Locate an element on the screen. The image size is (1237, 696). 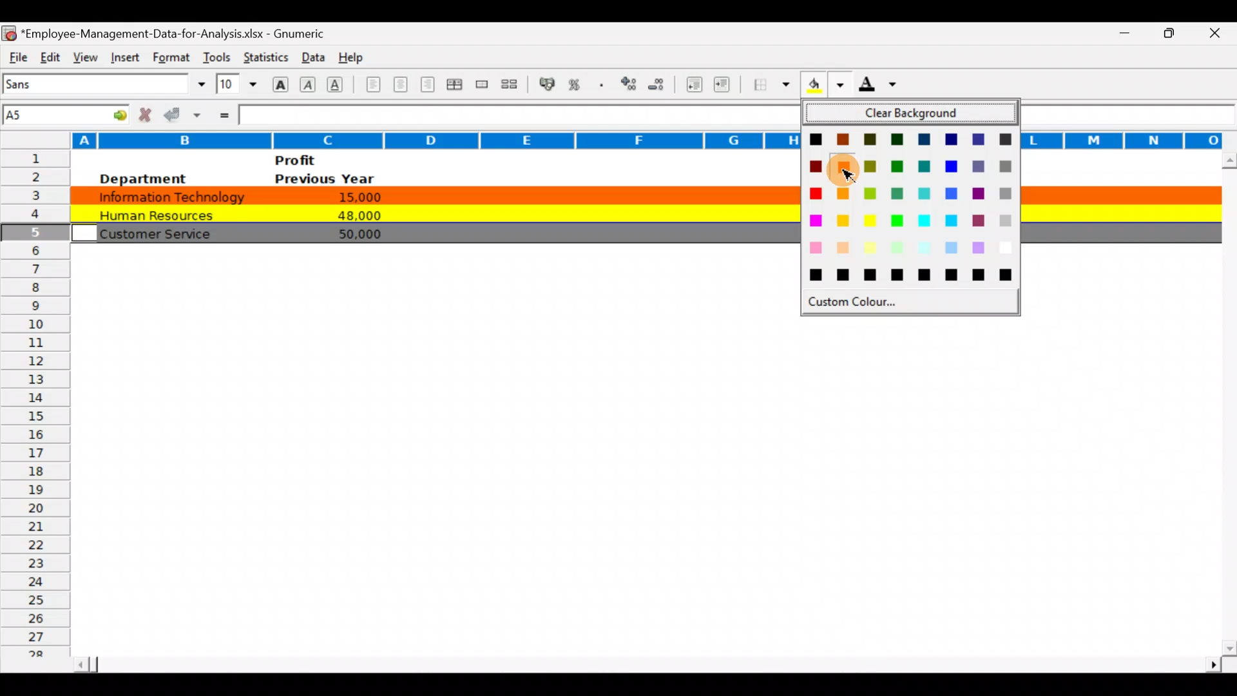
Include a thousands operator is located at coordinates (604, 86).